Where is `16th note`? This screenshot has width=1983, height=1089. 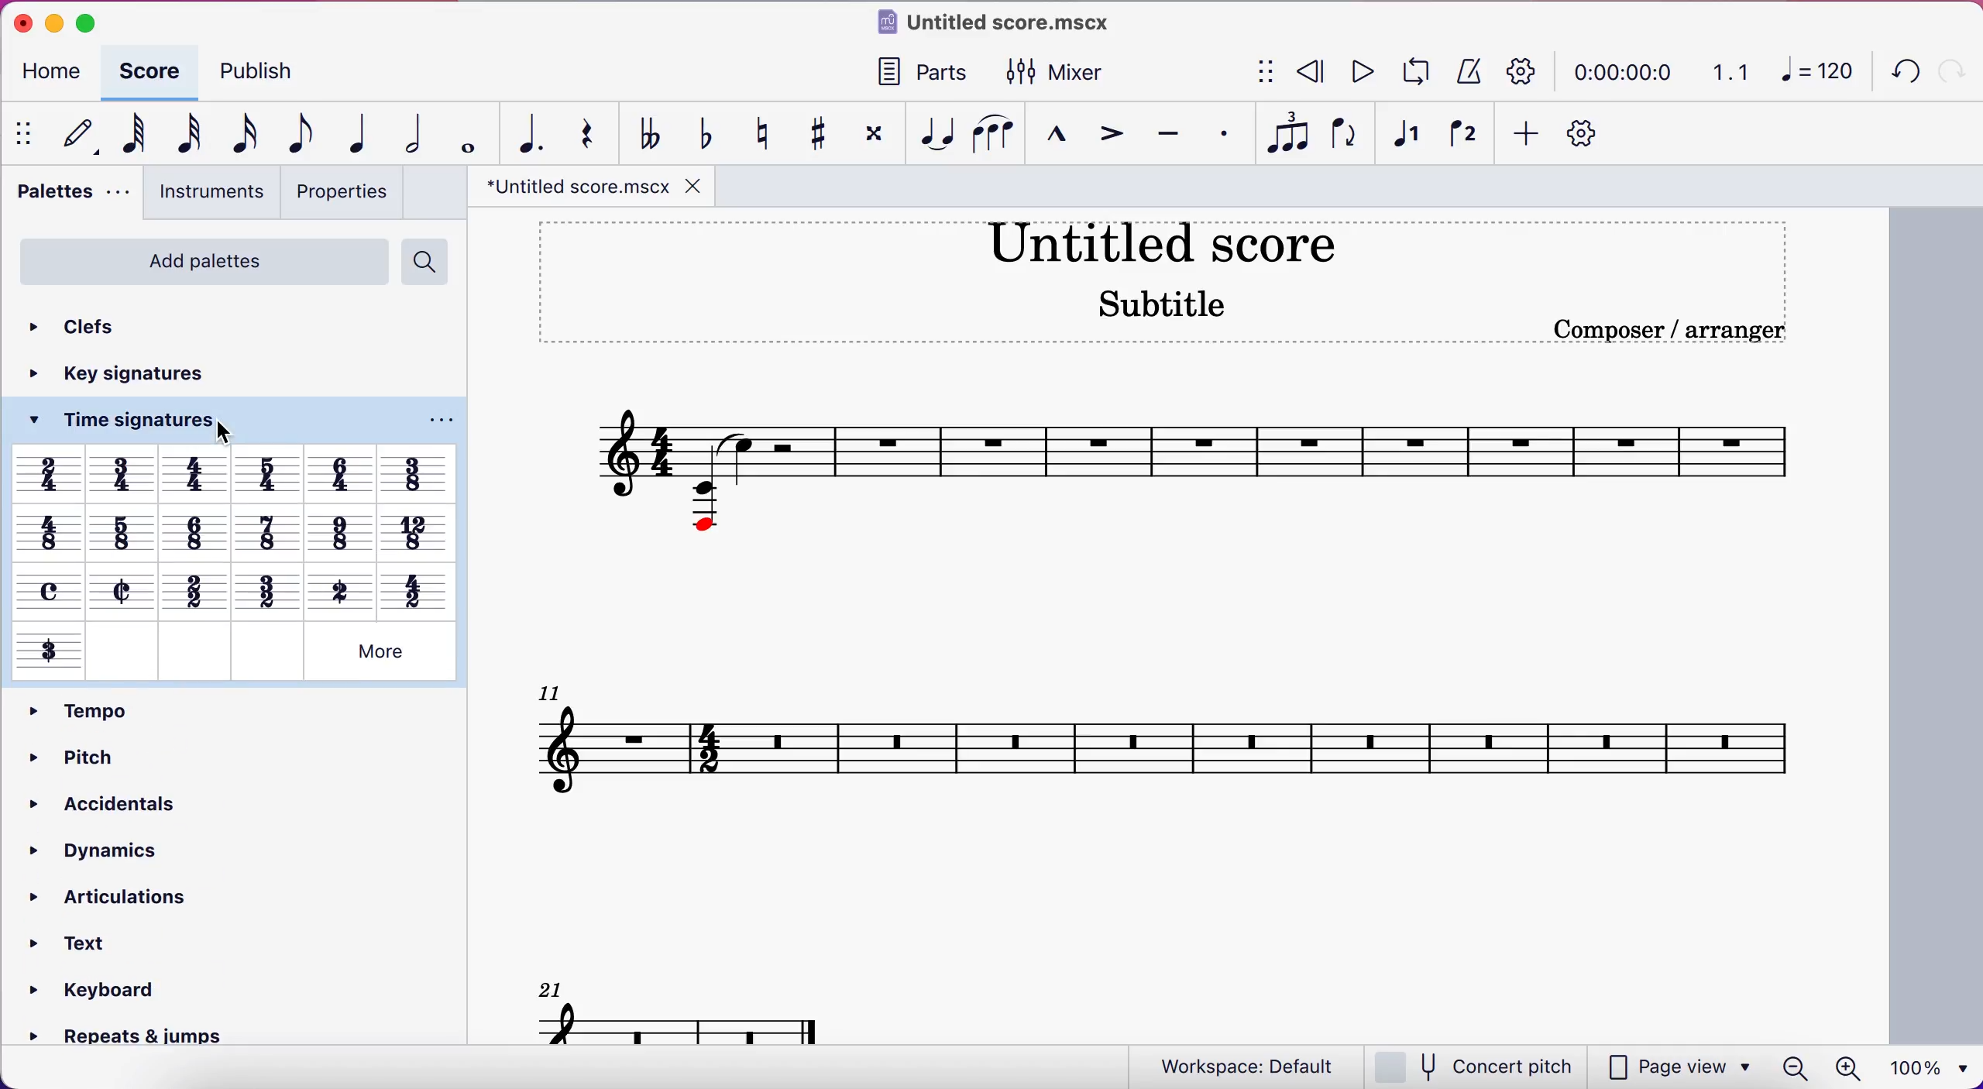 16th note is located at coordinates (239, 134).